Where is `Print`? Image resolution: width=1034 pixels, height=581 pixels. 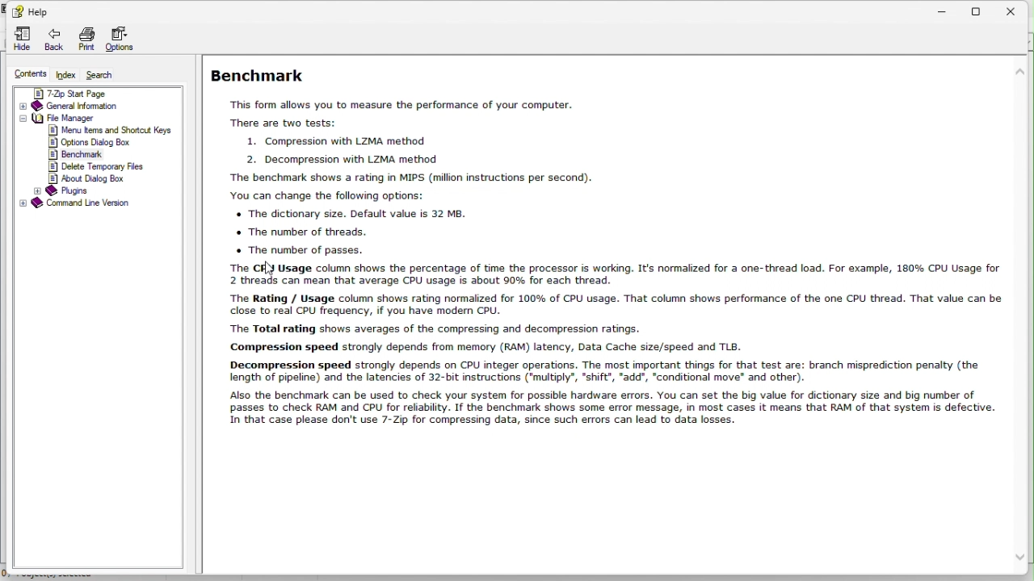
Print is located at coordinates (83, 36).